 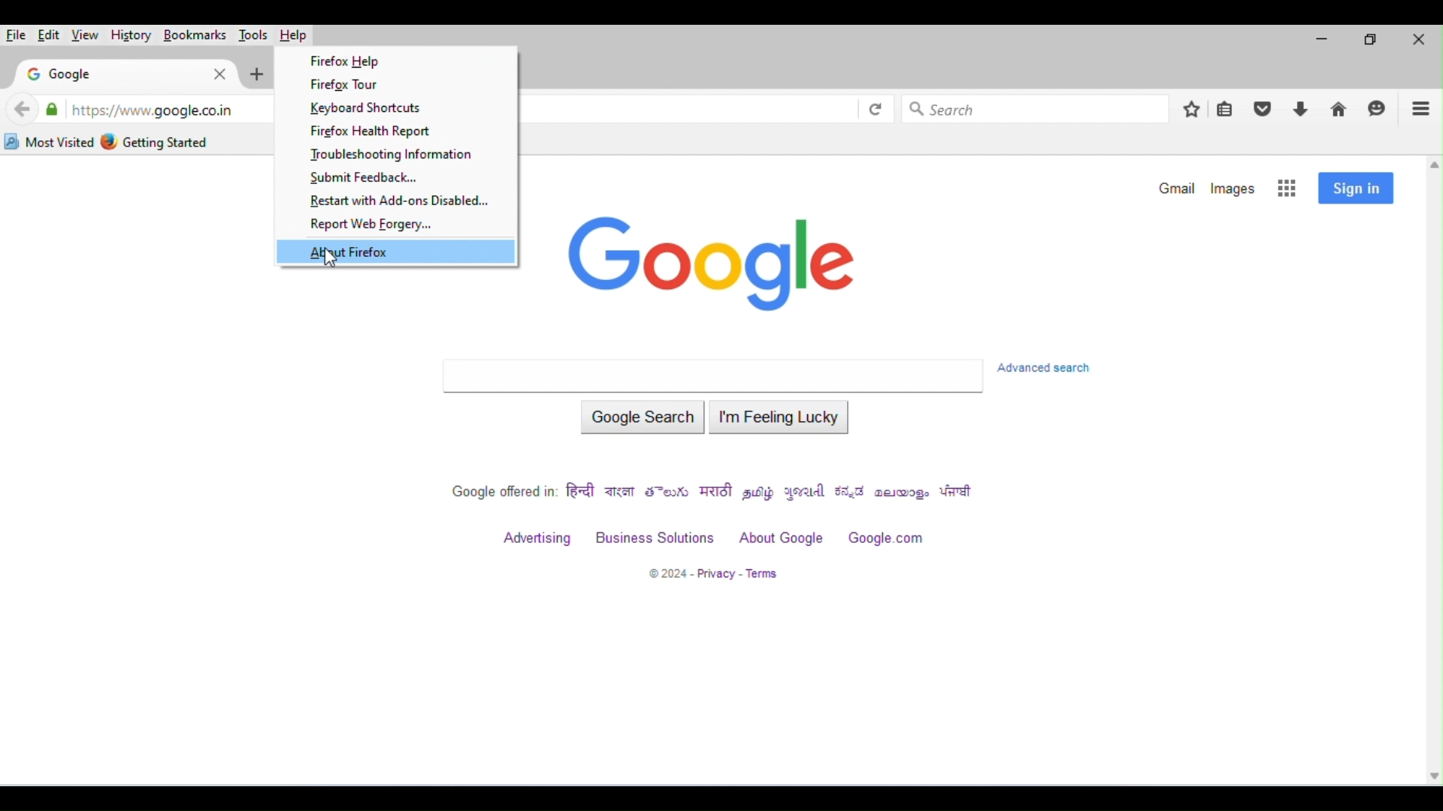 I want to click on gmail, so click(x=1174, y=188).